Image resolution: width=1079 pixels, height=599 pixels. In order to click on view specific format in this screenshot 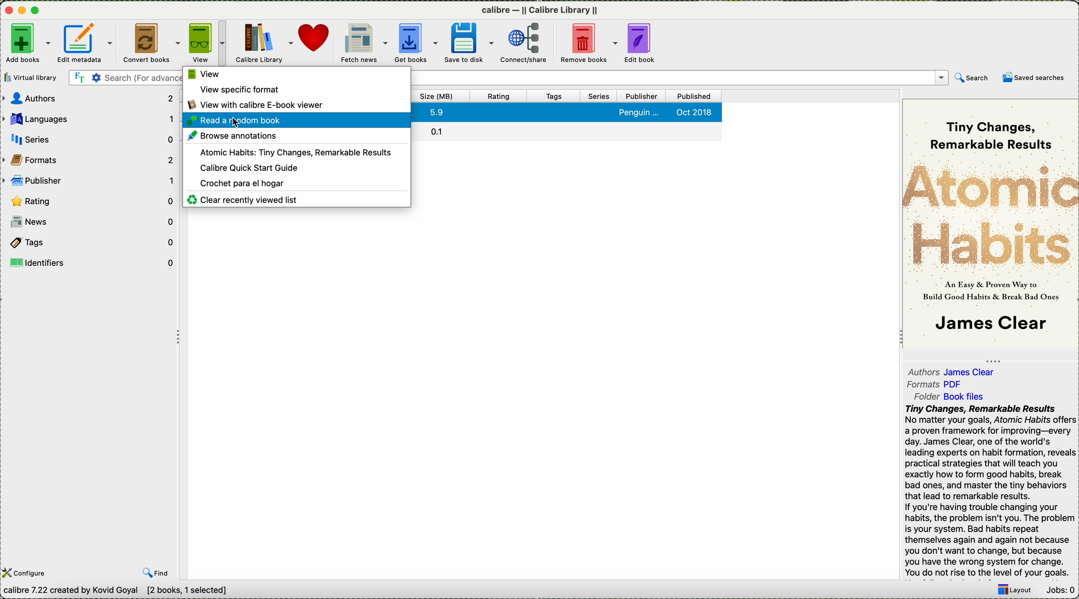, I will do `click(243, 91)`.